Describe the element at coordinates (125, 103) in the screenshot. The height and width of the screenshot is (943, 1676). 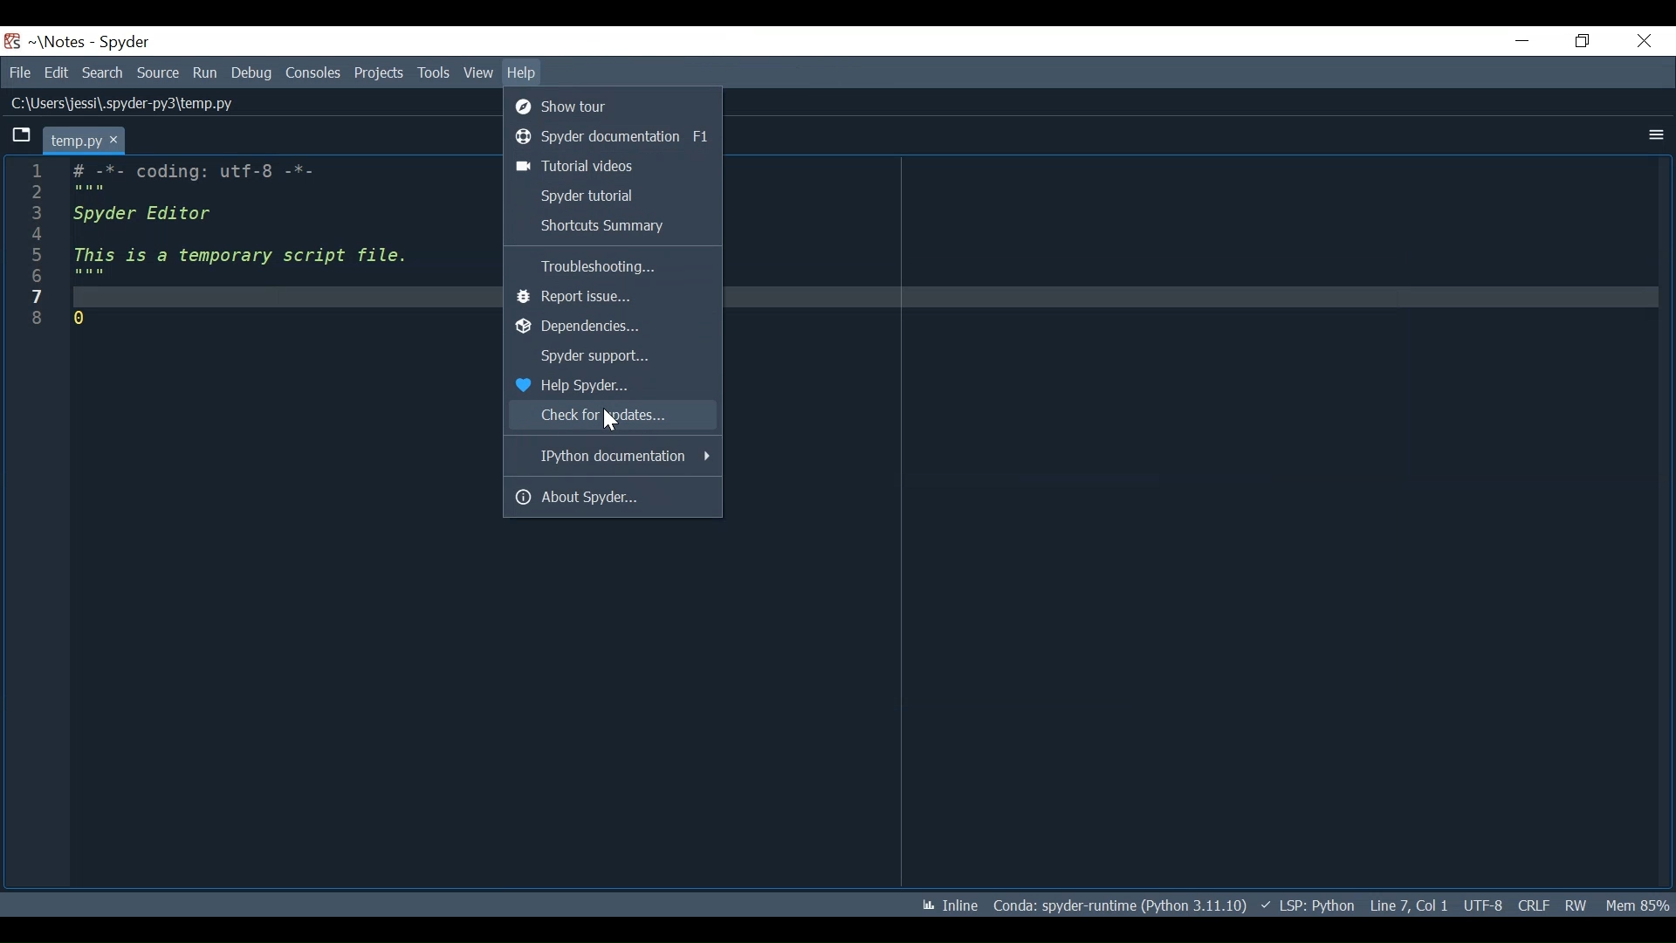
I see `C:\Users\jessi\.spyder-py3\temp.py` at that location.